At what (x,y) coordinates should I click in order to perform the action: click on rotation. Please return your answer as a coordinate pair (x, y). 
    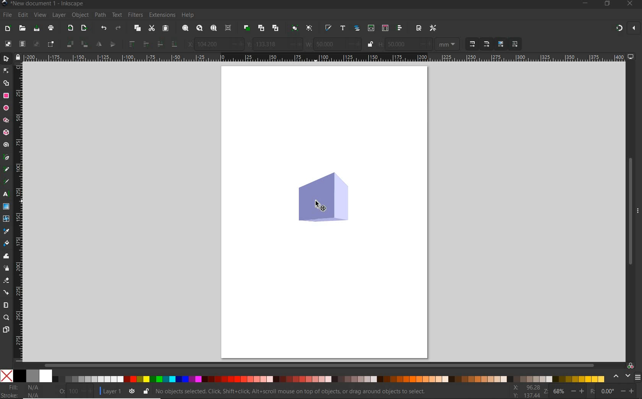
    Looking at the image, I should click on (591, 391).